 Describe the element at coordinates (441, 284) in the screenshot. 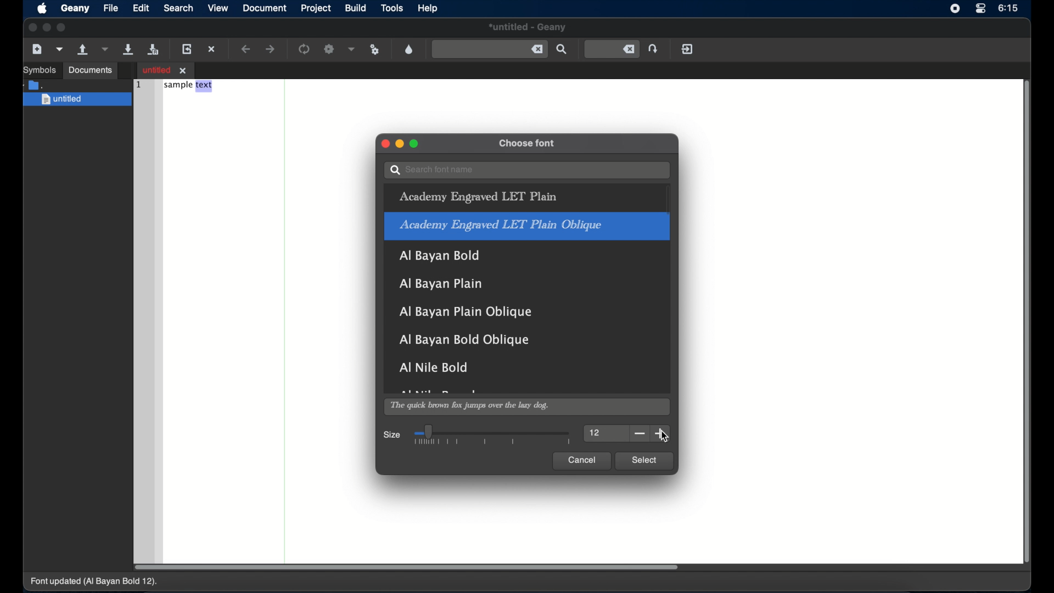

I see `al bayan plain` at that location.